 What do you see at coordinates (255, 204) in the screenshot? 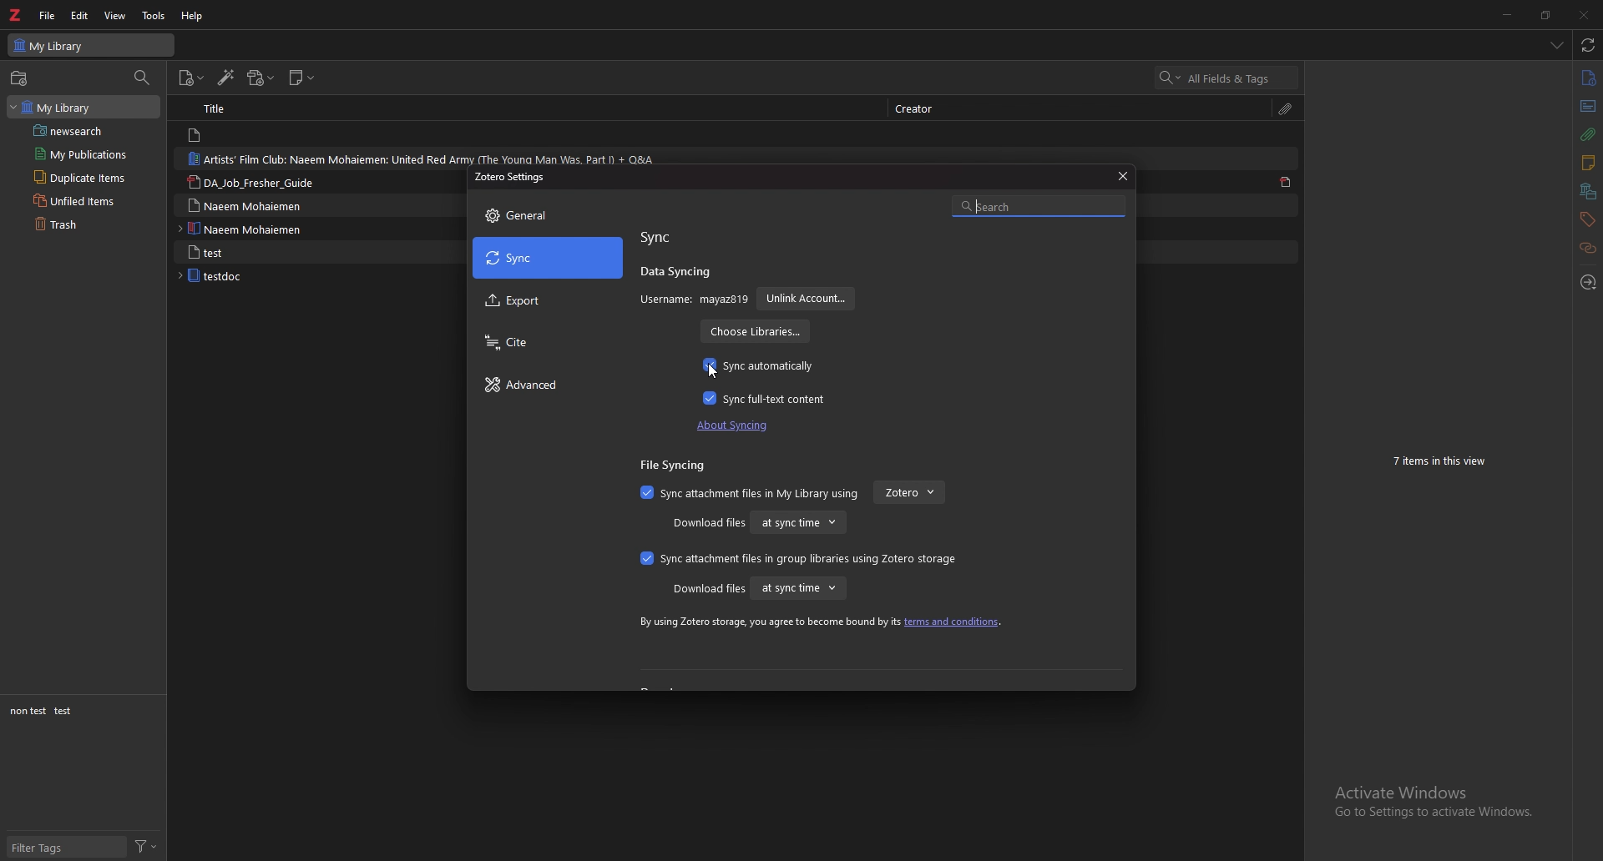
I see `Naeem Mohaiemen` at bounding box center [255, 204].